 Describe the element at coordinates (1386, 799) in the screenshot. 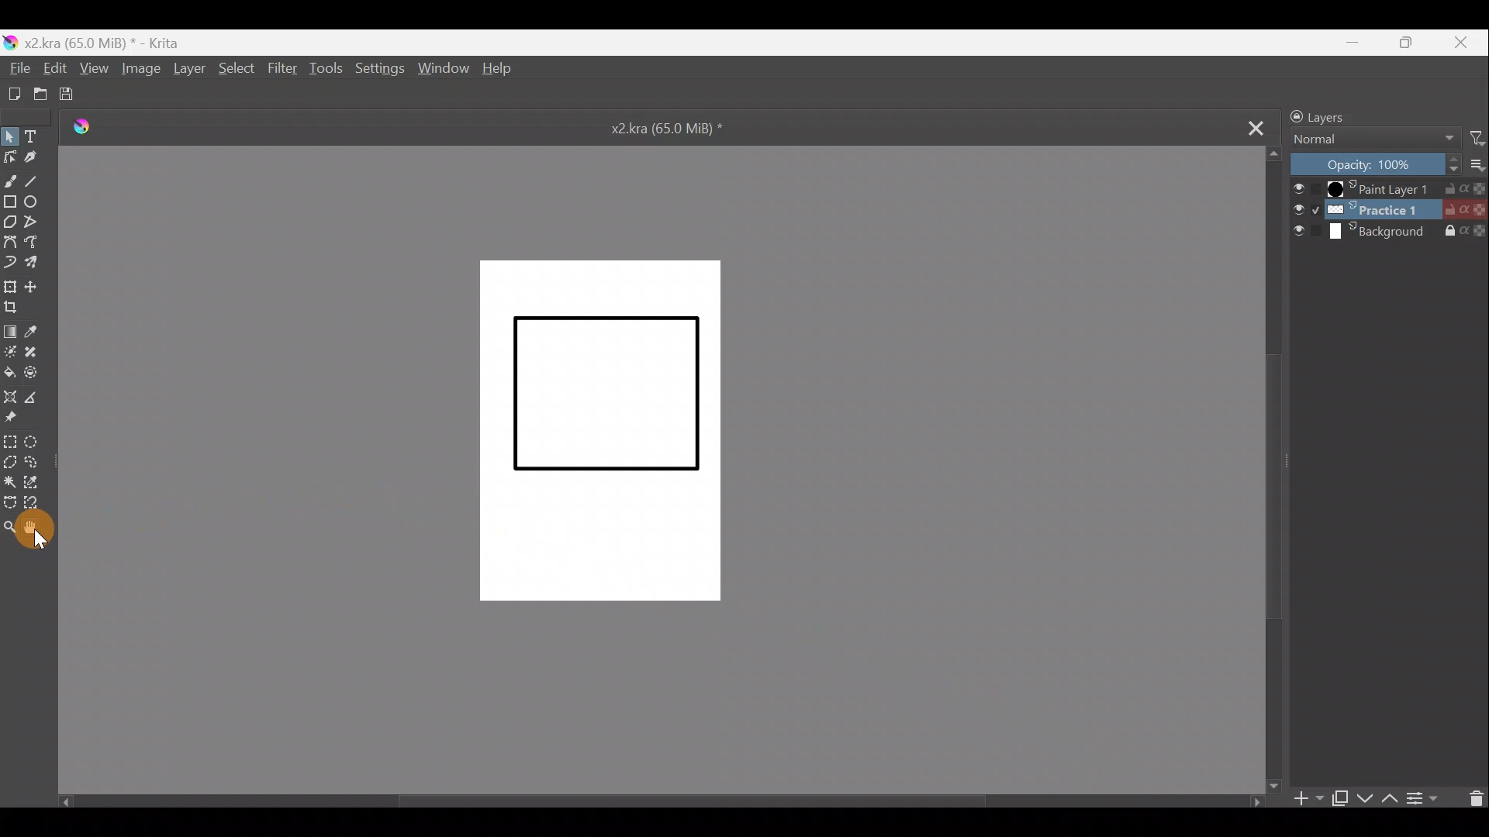

I see `Move layer/mask up` at that location.